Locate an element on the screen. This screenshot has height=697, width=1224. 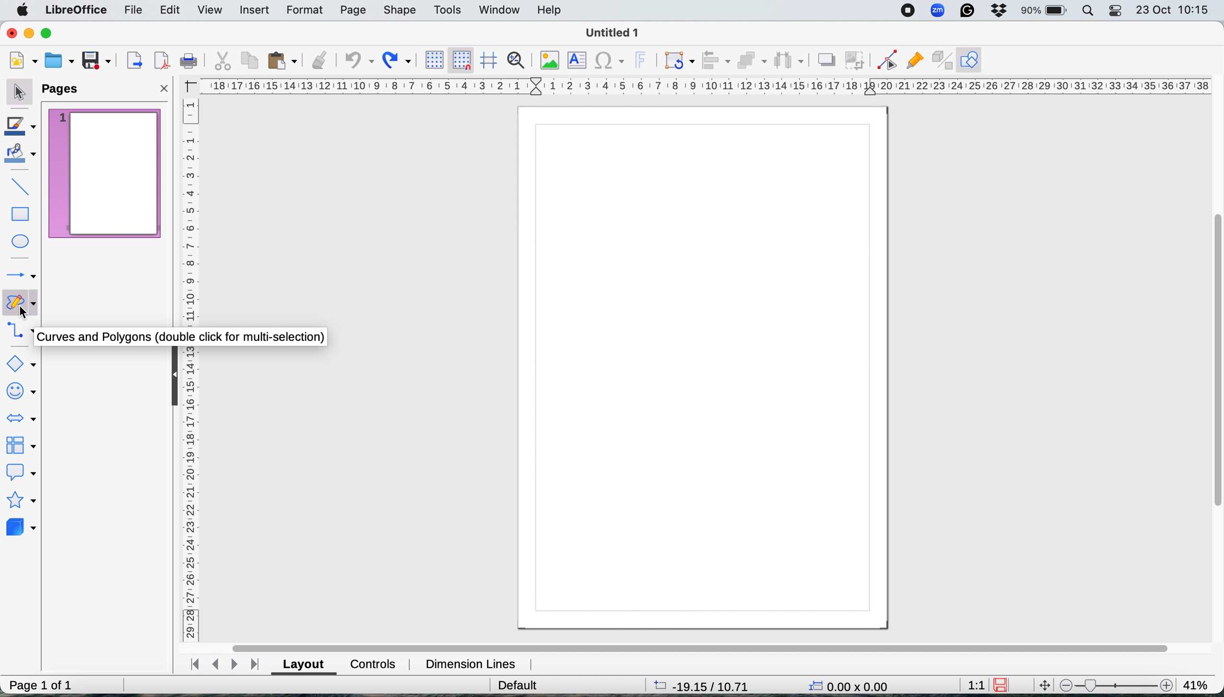
connectors is located at coordinates (15, 334).